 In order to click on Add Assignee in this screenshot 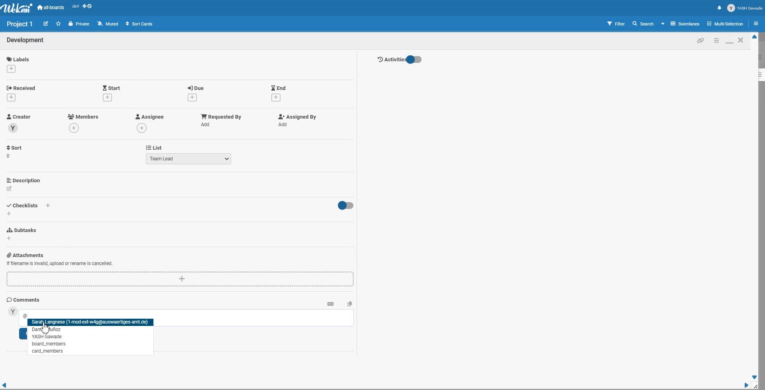, I will do `click(149, 117)`.